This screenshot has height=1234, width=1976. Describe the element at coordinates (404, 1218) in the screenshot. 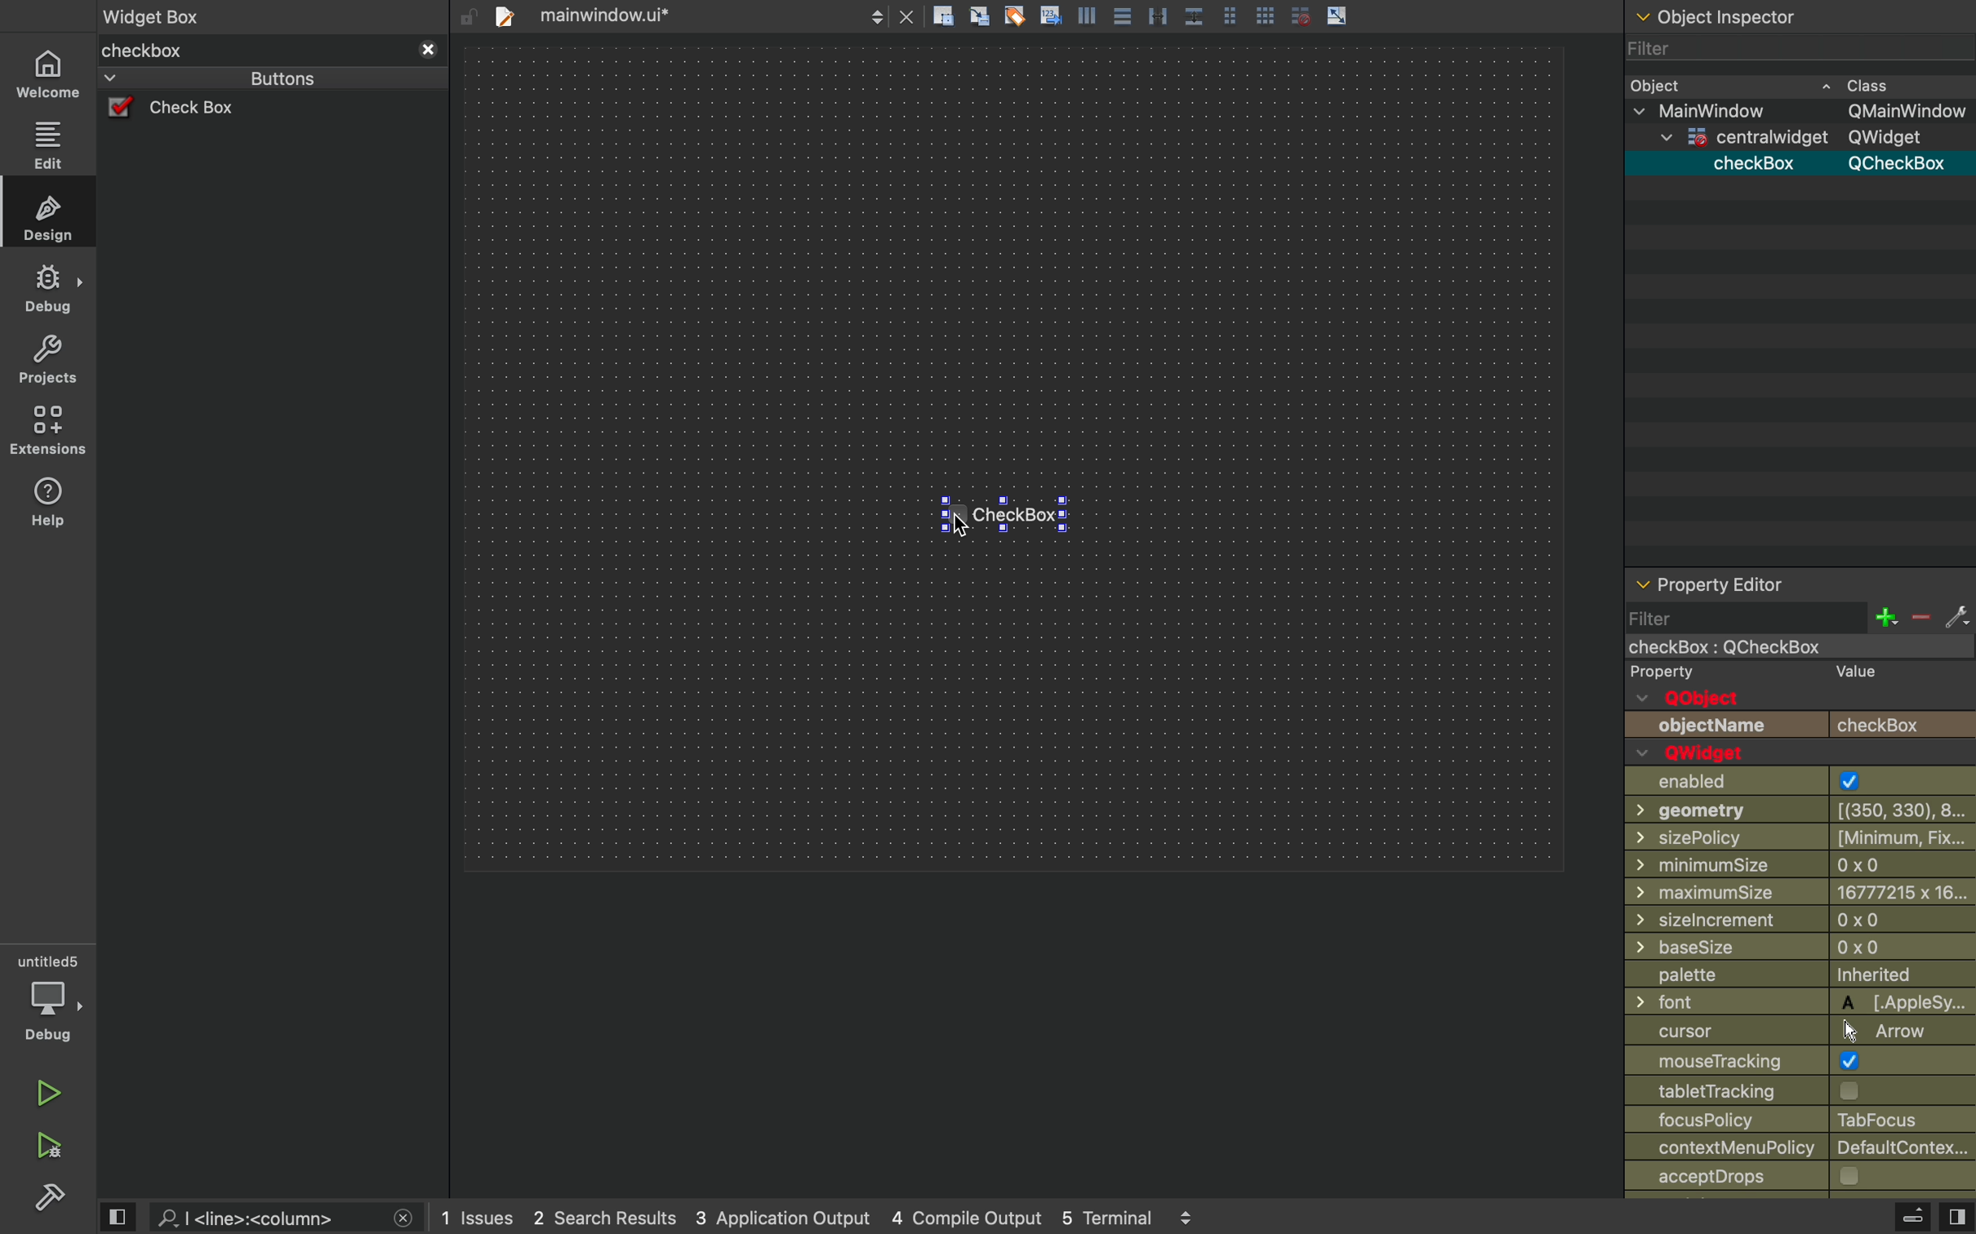

I see `close` at that location.